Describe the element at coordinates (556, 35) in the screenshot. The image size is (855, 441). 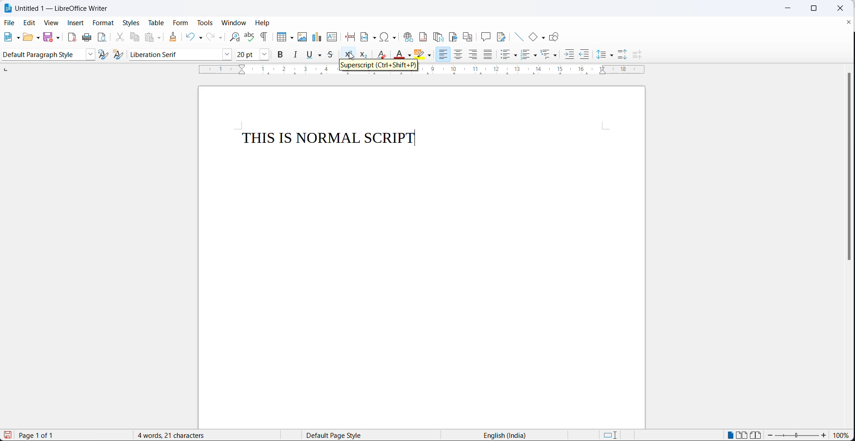
I see `show draw functions` at that location.